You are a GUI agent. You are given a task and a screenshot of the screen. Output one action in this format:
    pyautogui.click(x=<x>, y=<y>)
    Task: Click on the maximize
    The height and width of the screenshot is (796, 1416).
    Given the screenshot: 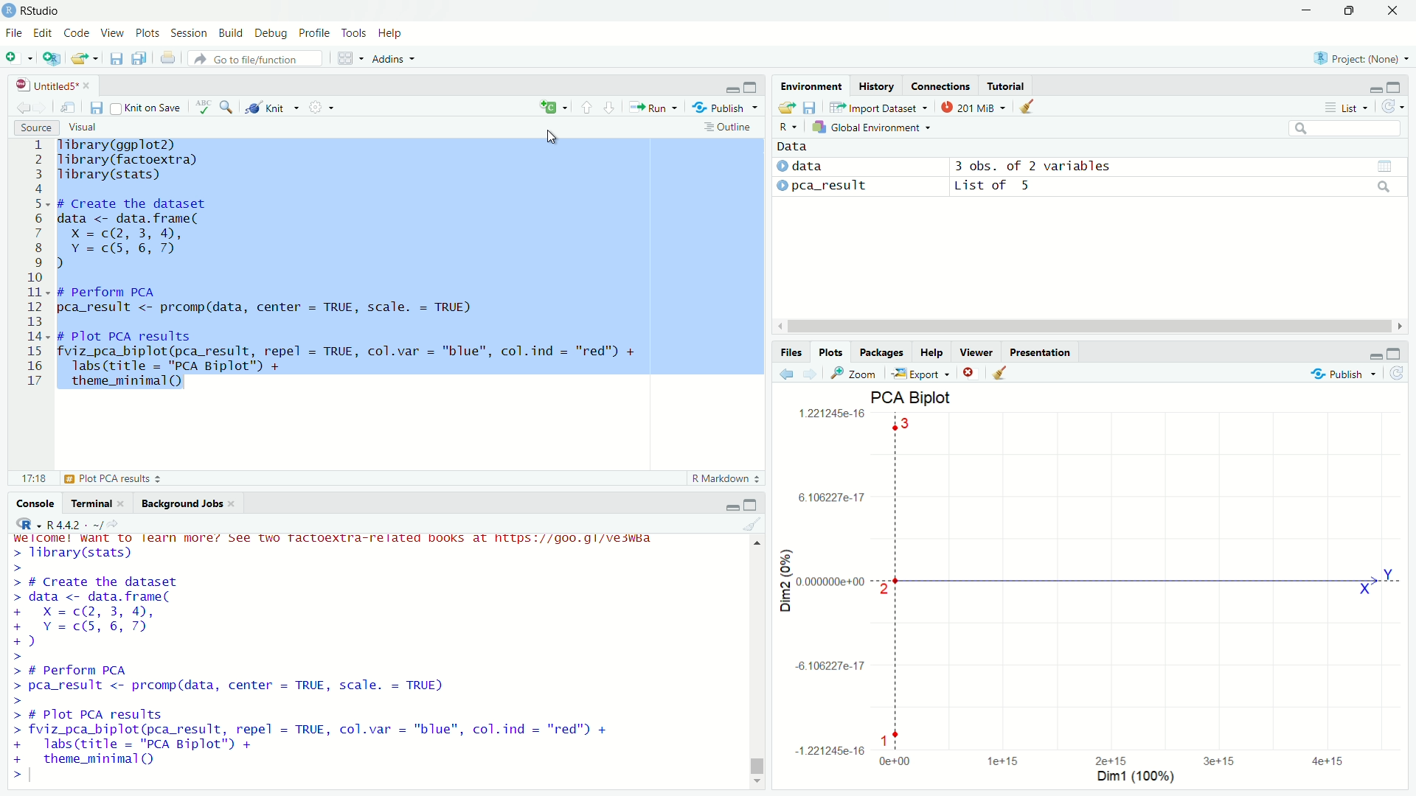 What is the action you would take?
    pyautogui.click(x=1395, y=86)
    